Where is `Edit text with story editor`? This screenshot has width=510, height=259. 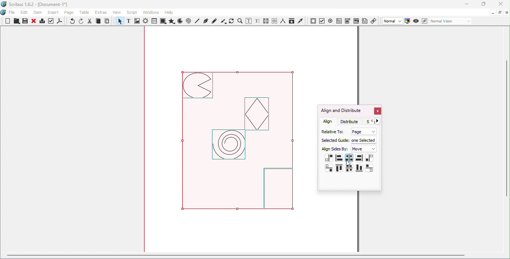
Edit text with story editor is located at coordinates (257, 21).